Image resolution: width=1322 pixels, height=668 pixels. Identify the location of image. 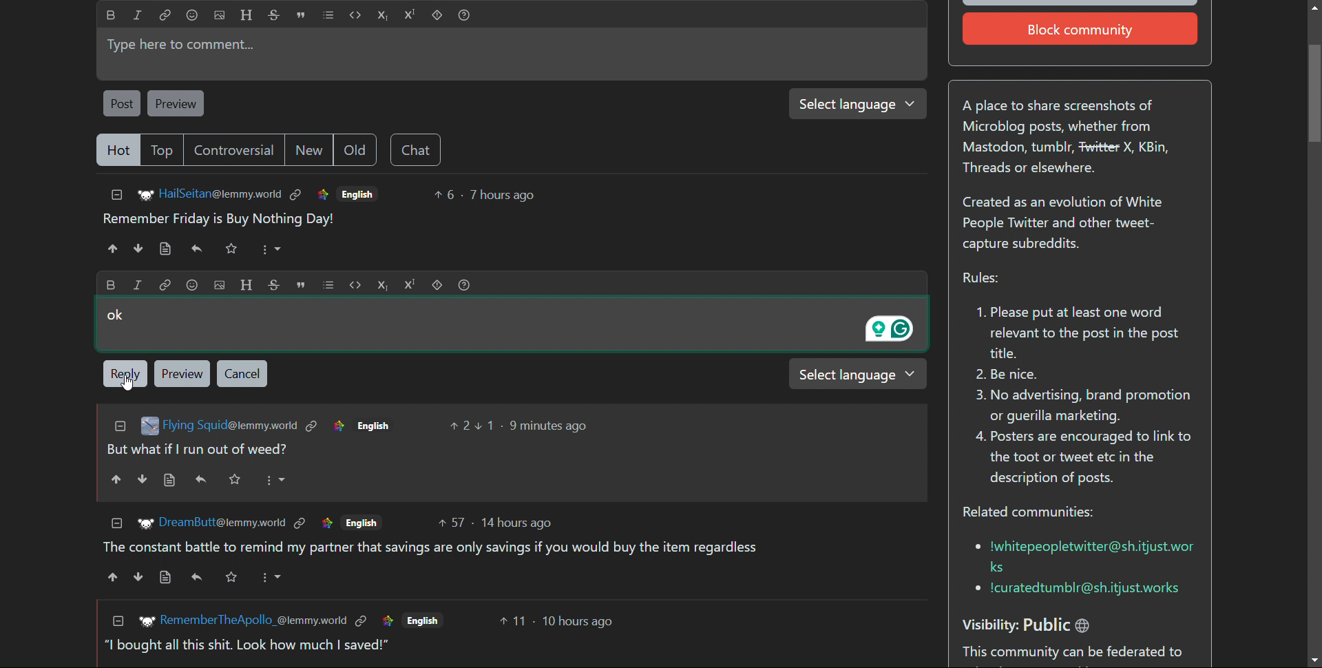
(146, 521).